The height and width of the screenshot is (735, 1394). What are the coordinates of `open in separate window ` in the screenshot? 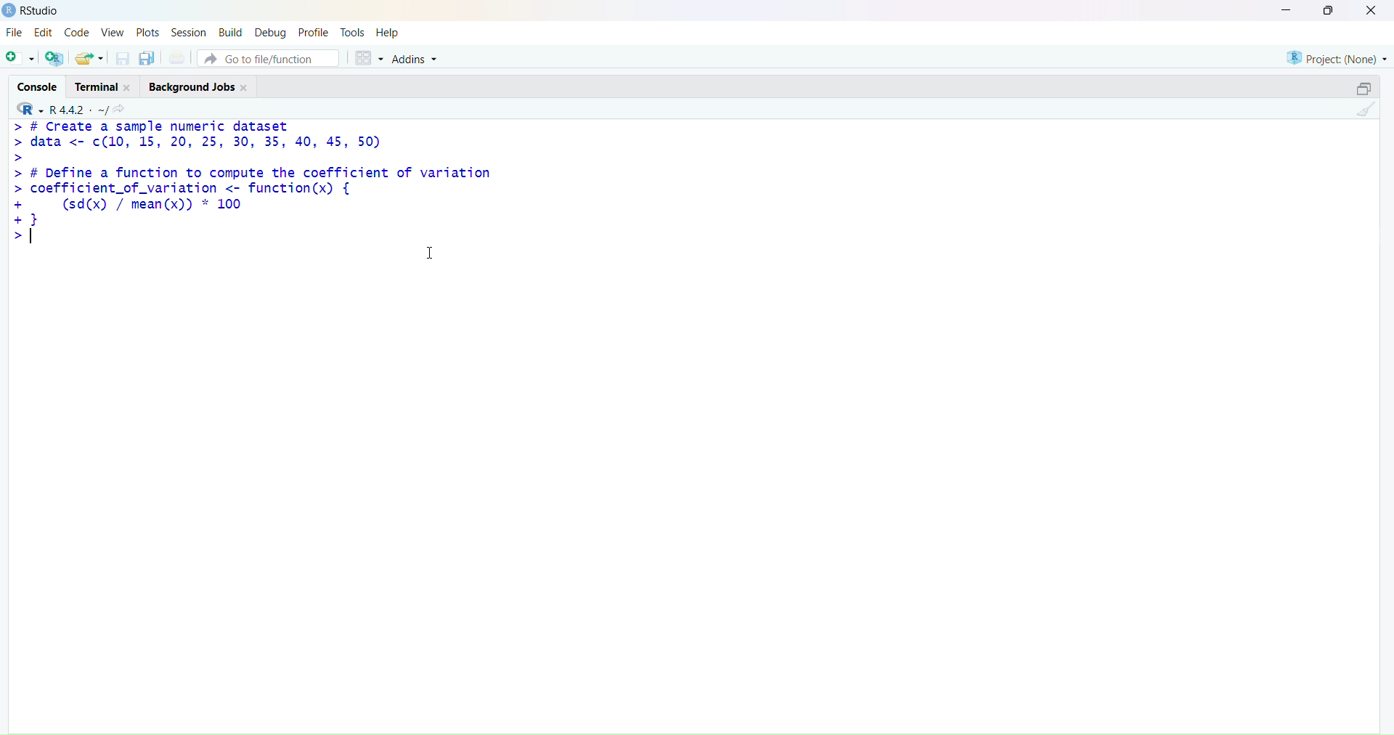 It's located at (1364, 88).